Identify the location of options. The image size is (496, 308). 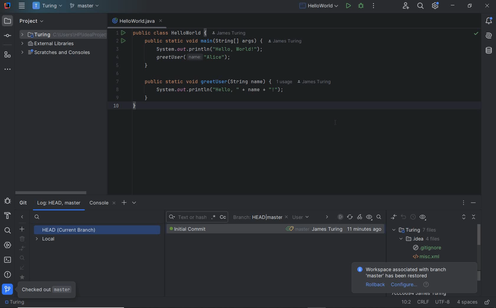
(89, 22).